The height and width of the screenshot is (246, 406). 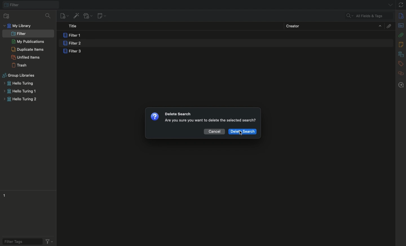 What do you see at coordinates (155, 116) in the screenshot?
I see `Question mark emblem` at bounding box center [155, 116].